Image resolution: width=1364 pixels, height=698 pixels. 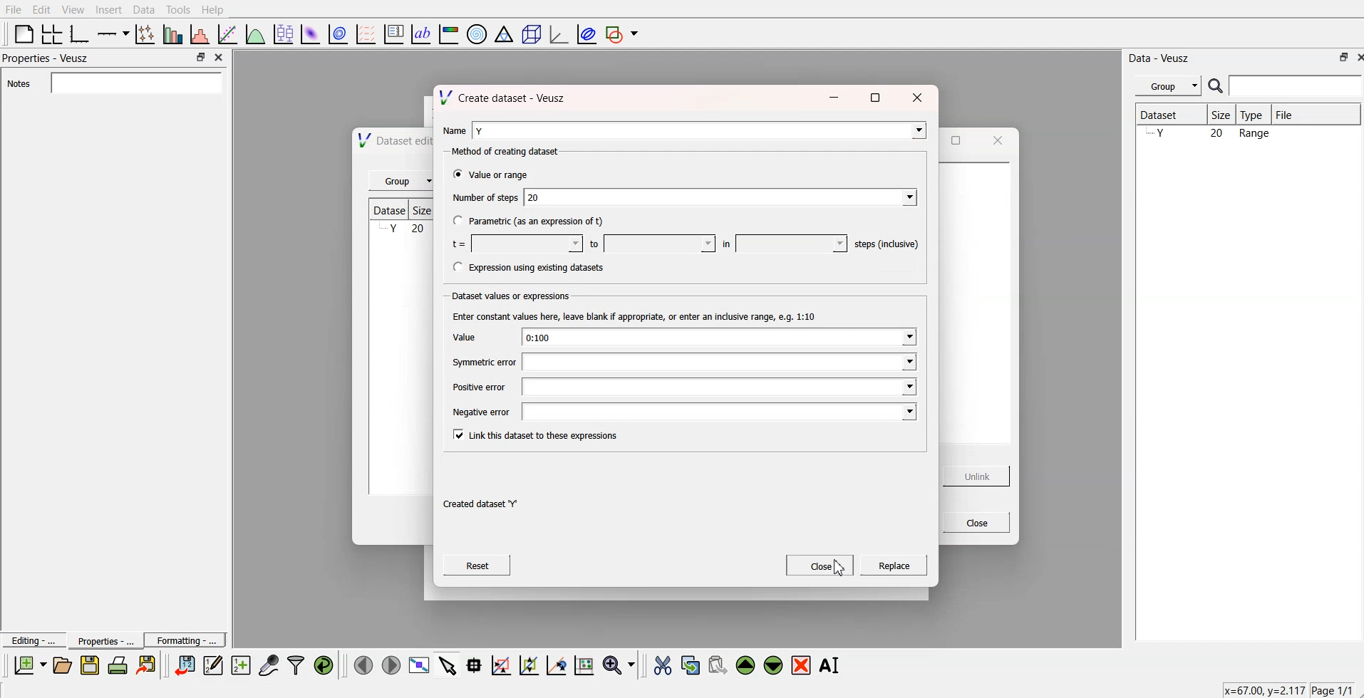 What do you see at coordinates (974, 476) in the screenshot?
I see `Unlink` at bounding box center [974, 476].